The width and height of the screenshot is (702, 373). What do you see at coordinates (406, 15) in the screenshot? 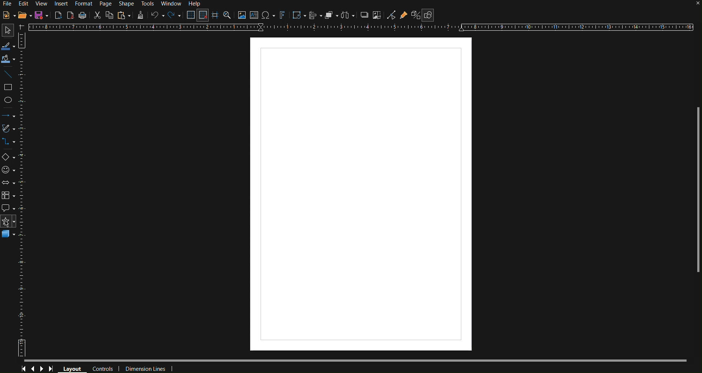
I see `Show Gluepoint Functions` at bounding box center [406, 15].